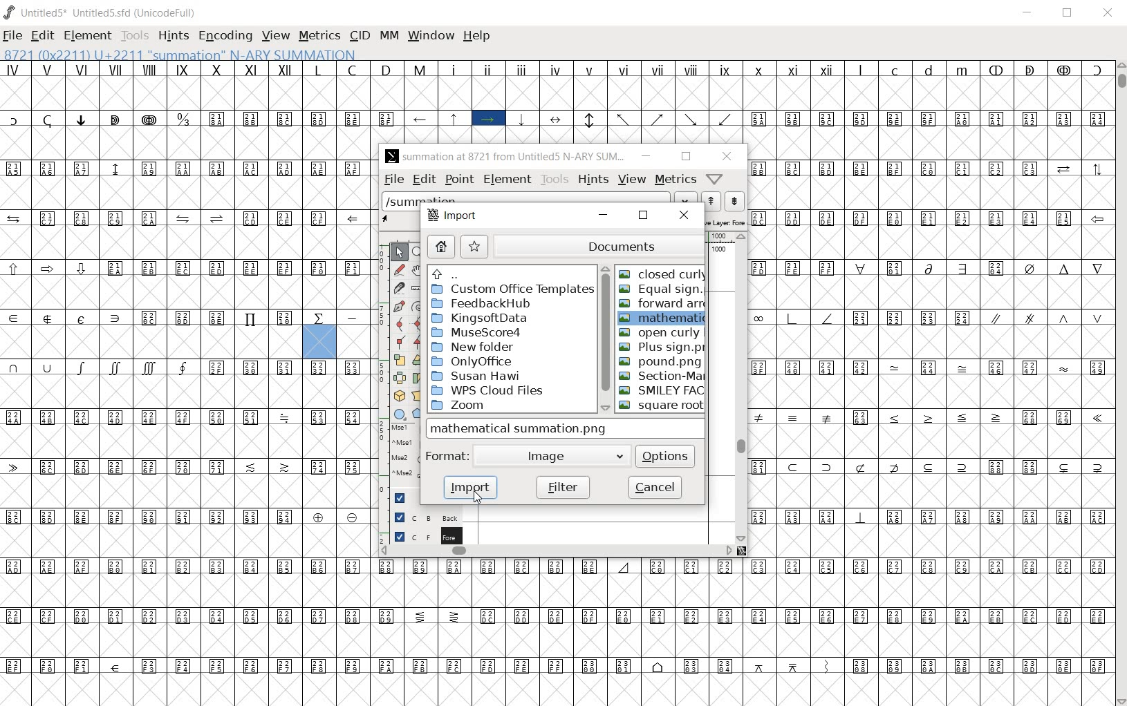 The height and width of the screenshot is (706, 1127). What do you see at coordinates (479, 37) in the screenshot?
I see `HELP` at bounding box center [479, 37].